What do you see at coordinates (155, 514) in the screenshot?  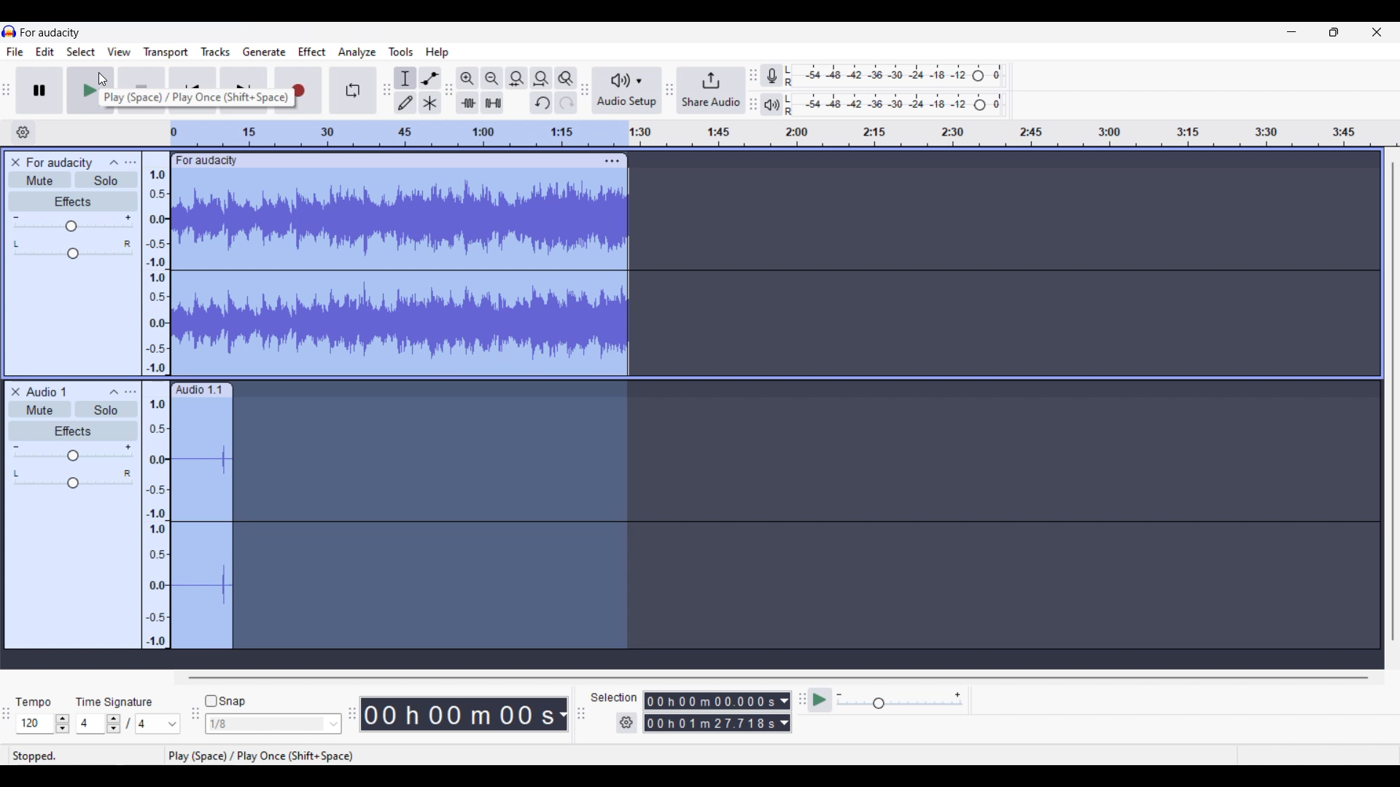 I see `amplitude` at bounding box center [155, 514].